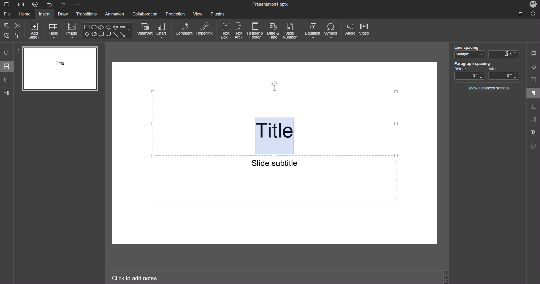 Image resolution: width=540 pixels, height=284 pixels. Describe the element at coordinates (163, 31) in the screenshot. I see `Chart` at that location.